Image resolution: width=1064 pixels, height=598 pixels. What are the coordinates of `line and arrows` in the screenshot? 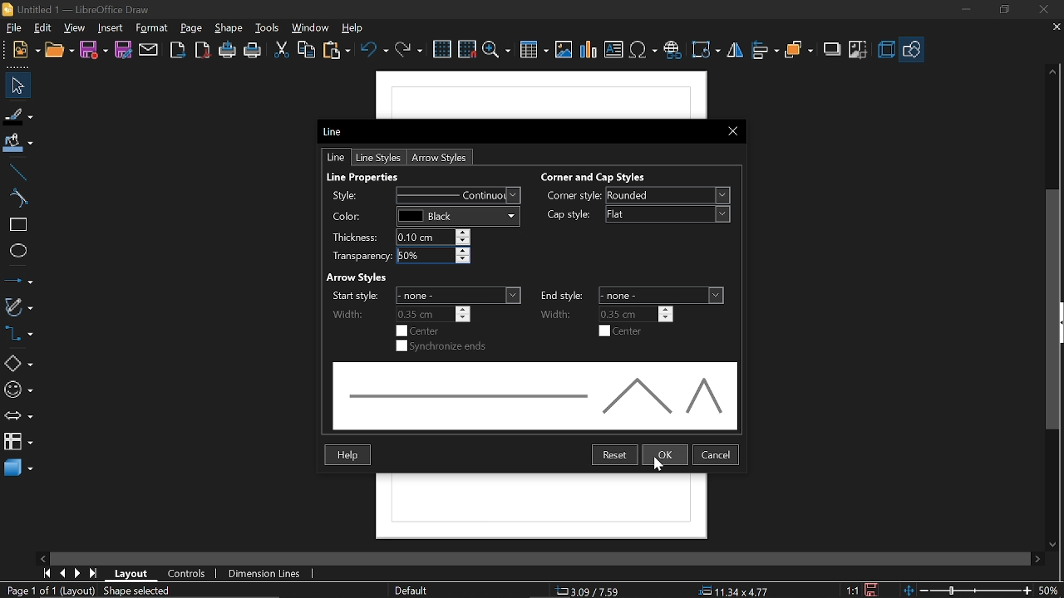 It's located at (18, 279).